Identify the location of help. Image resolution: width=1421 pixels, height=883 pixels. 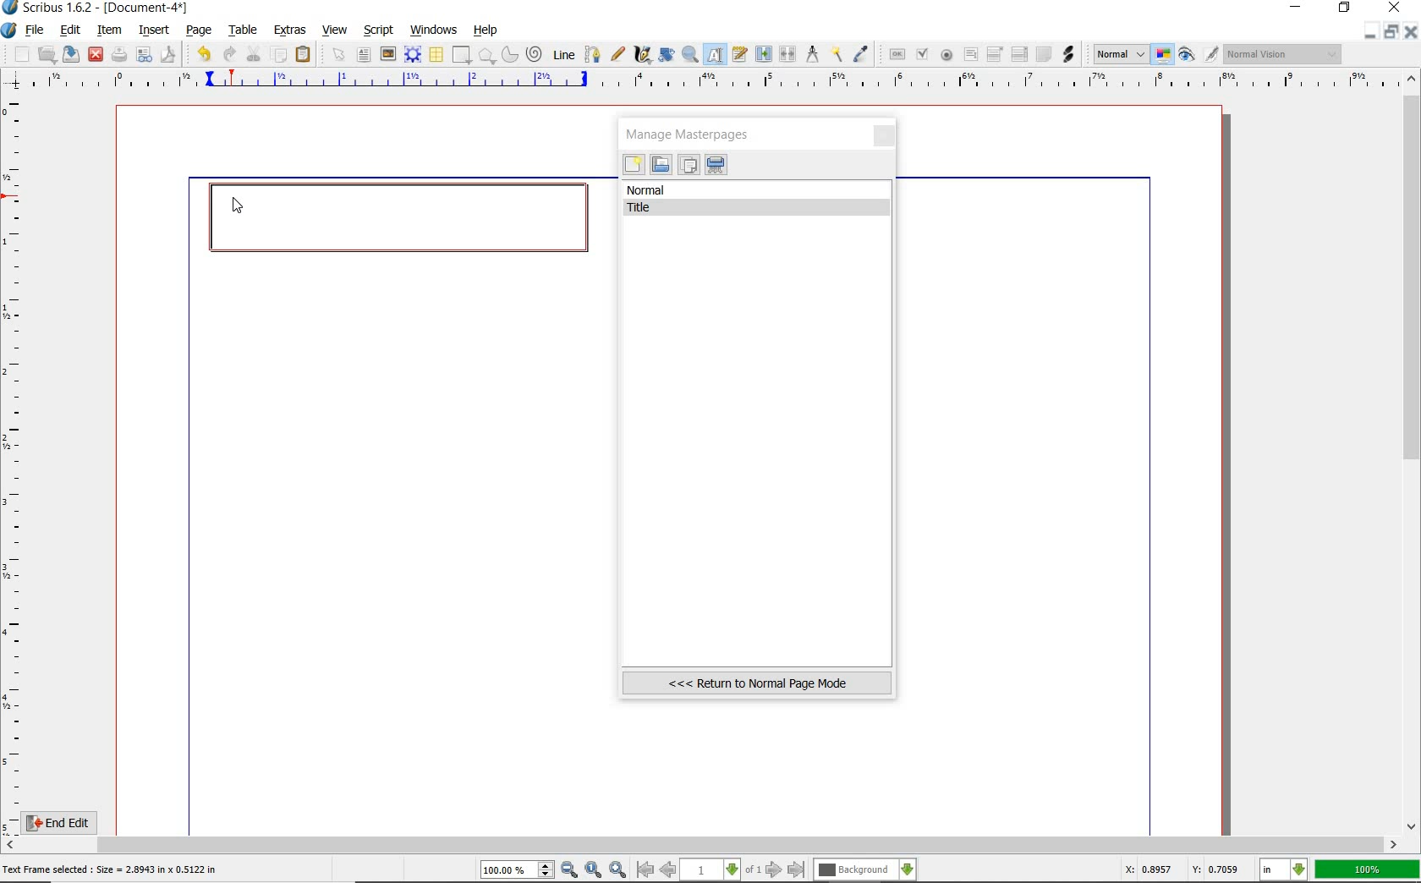
(486, 30).